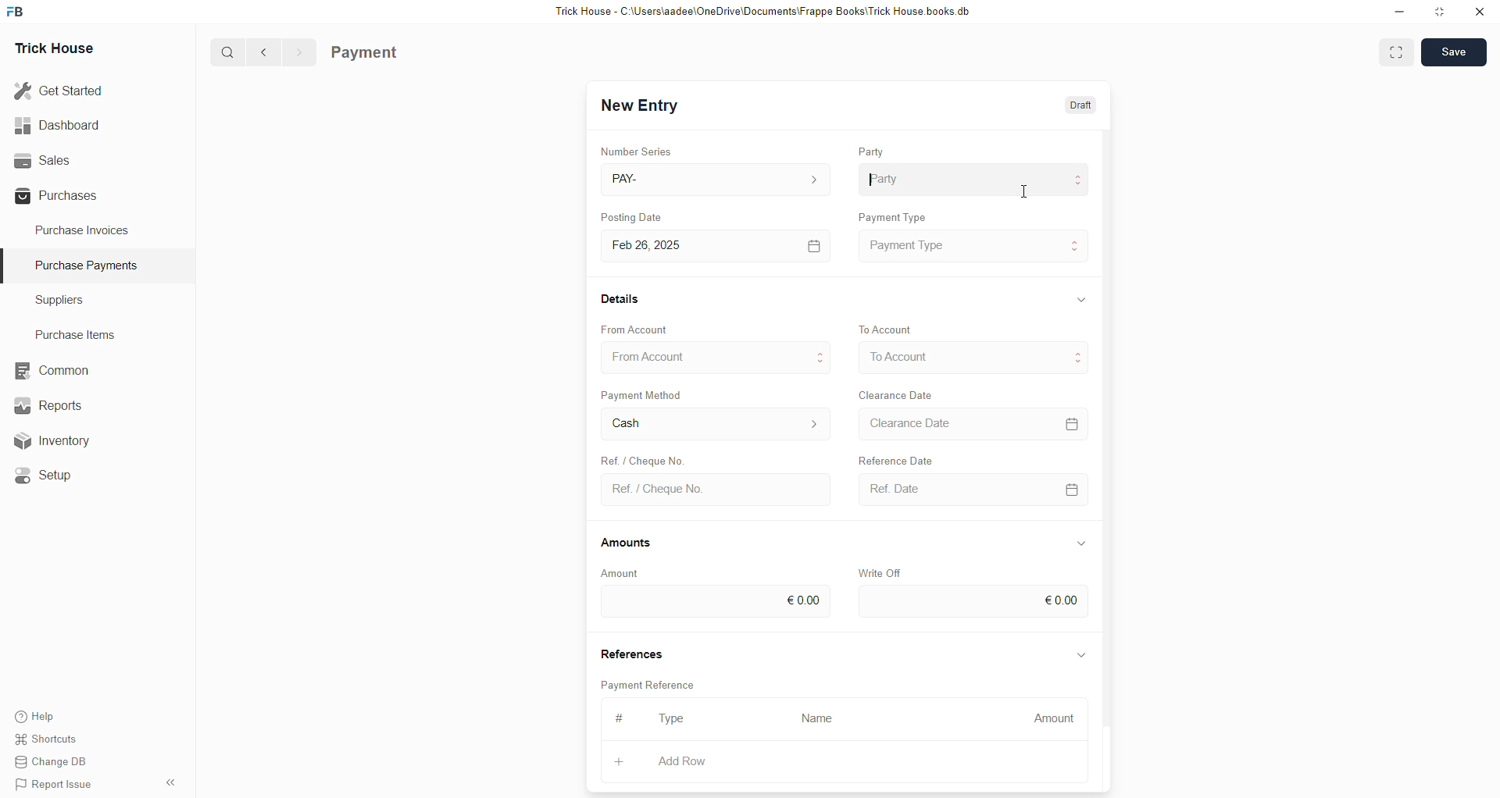 This screenshot has width=1500, height=798. What do you see at coordinates (880, 569) in the screenshot?
I see `Write Off` at bounding box center [880, 569].